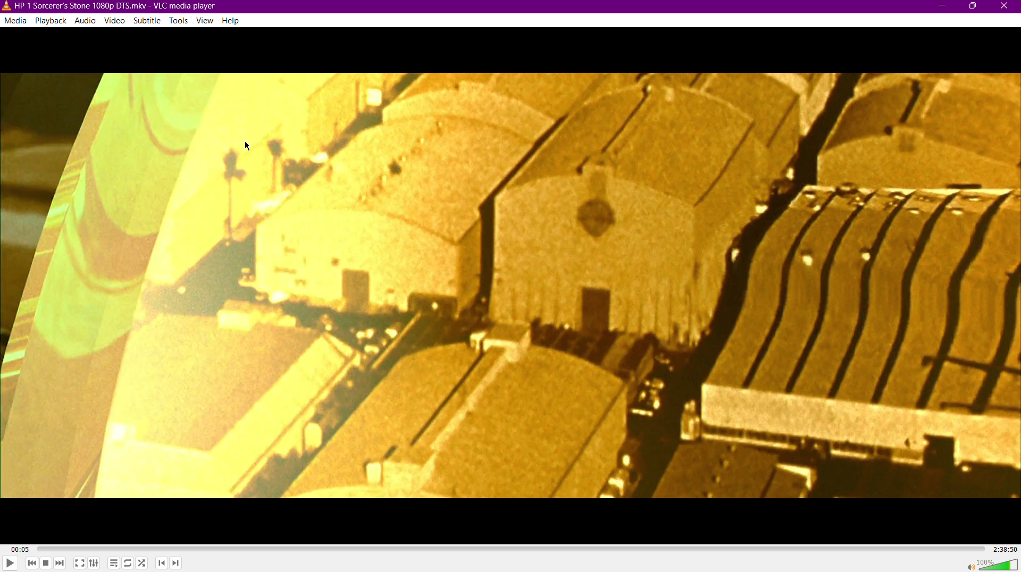 The height and width of the screenshot is (572, 1021). Describe the element at coordinates (128, 562) in the screenshot. I see `Toggle Loop` at that location.